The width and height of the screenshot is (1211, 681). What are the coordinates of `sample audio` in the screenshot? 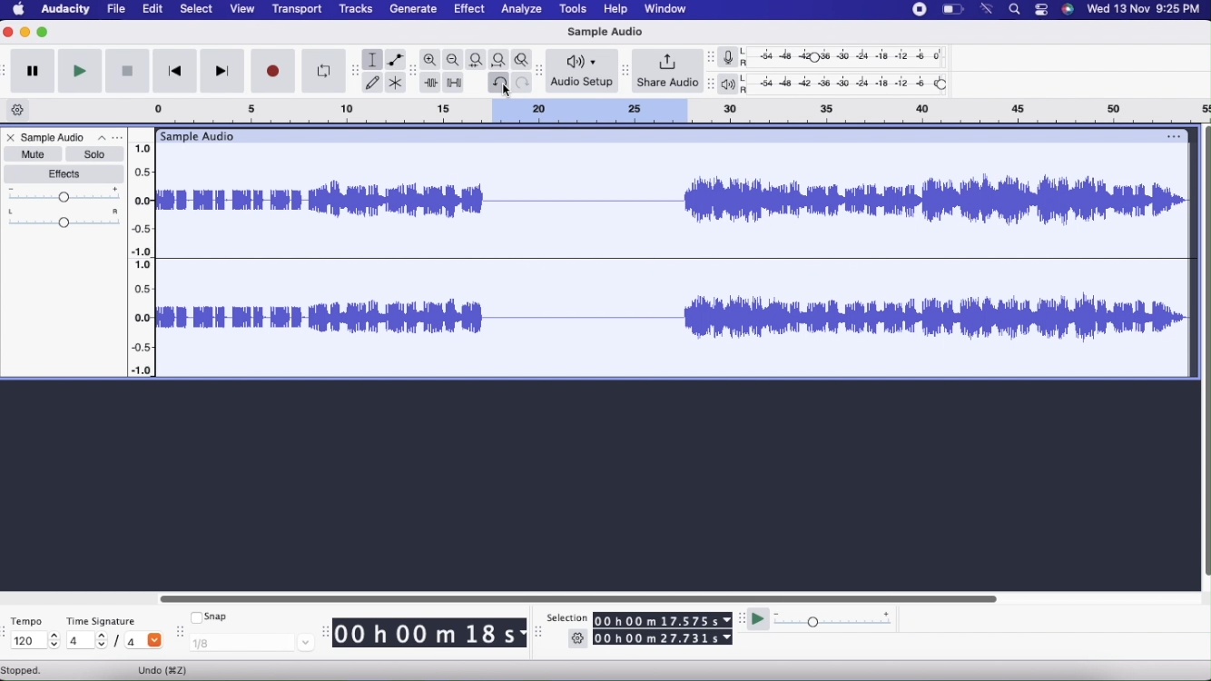 It's located at (203, 136).